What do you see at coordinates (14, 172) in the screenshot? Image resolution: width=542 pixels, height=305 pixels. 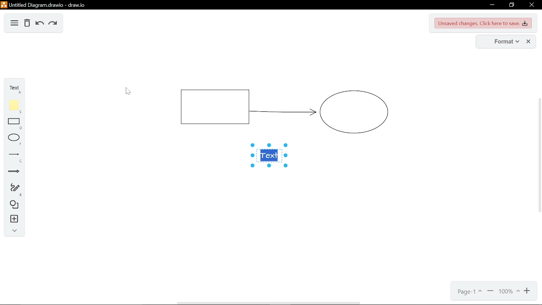 I see `arrows` at bounding box center [14, 172].